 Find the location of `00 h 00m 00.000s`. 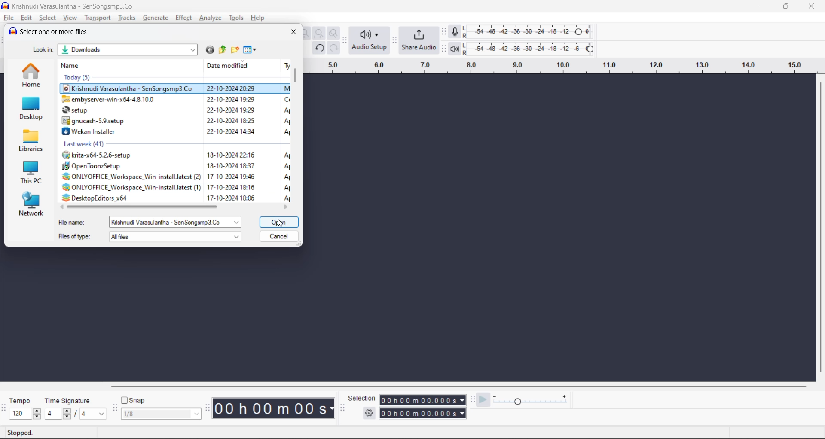

00 h 00m 00.000s is located at coordinates (423, 414).